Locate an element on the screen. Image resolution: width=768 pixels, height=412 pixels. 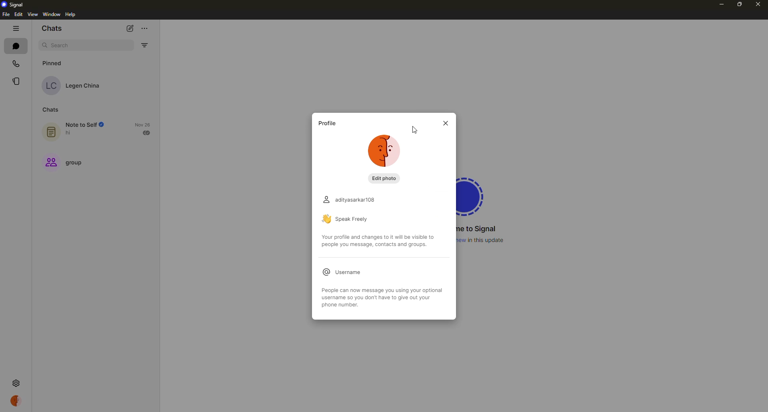
group is located at coordinates (66, 164).